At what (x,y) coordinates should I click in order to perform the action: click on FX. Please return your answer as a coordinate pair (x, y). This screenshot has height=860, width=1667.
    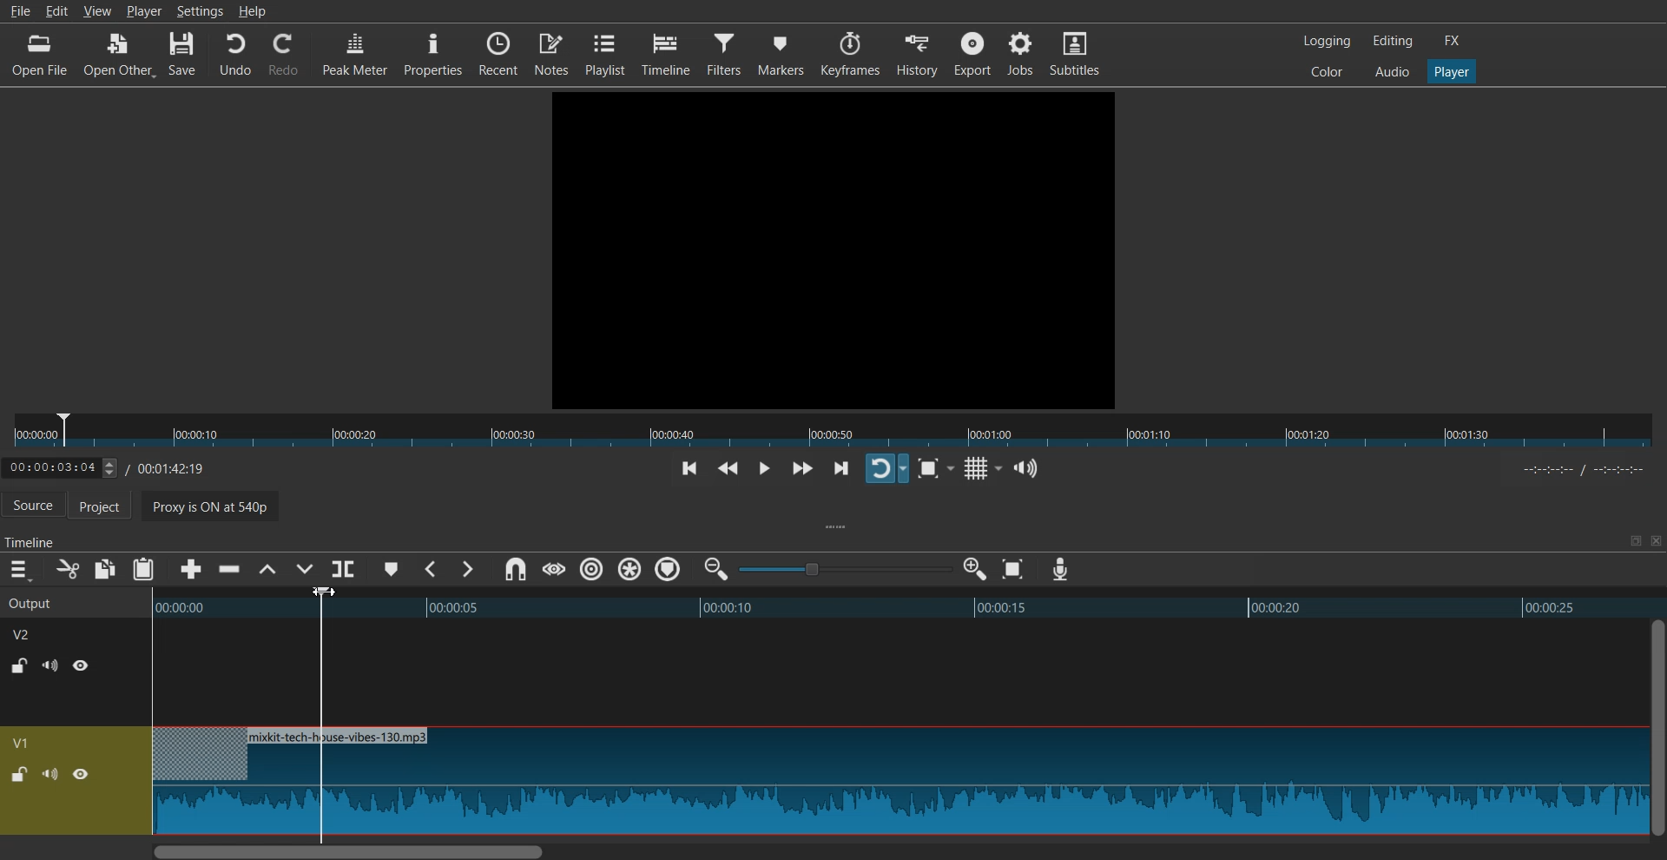
    Looking at the image, I should click on (1453, 41).